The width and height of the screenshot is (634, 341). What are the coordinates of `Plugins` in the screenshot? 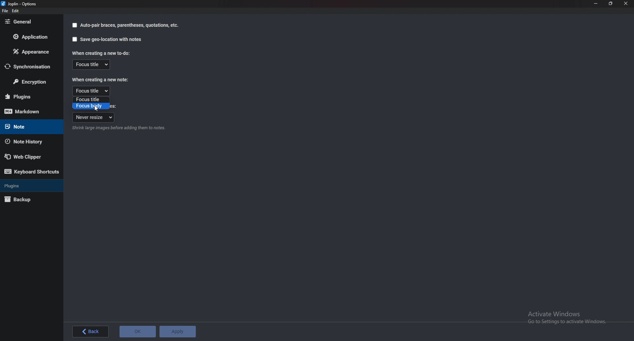 It's located at (28, 96).